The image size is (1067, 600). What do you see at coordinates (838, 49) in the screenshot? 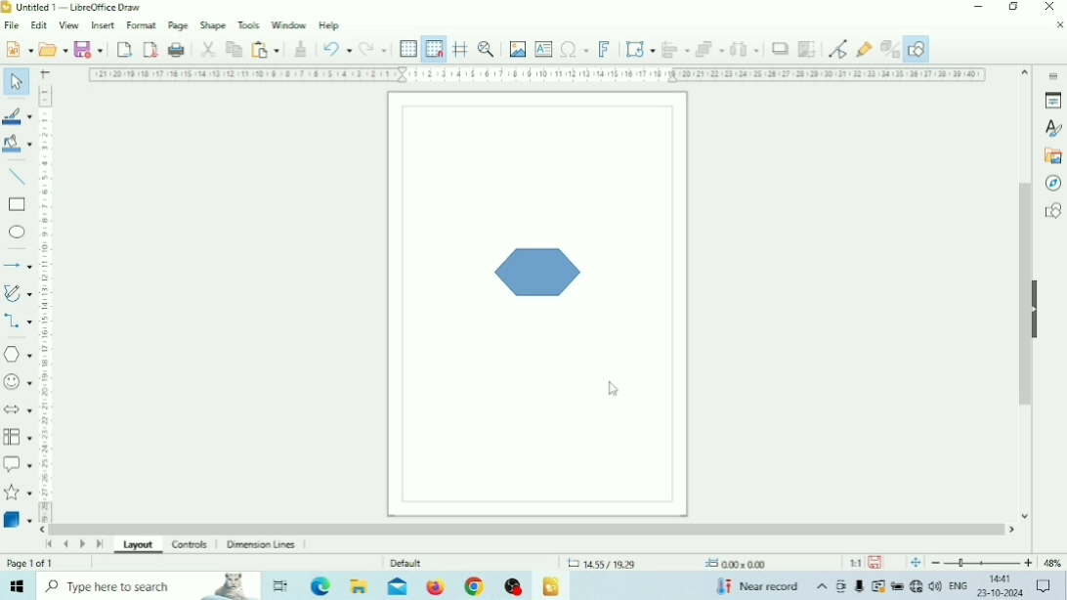
I see `Toggle point edit mode` at bounding box center [838, 49].